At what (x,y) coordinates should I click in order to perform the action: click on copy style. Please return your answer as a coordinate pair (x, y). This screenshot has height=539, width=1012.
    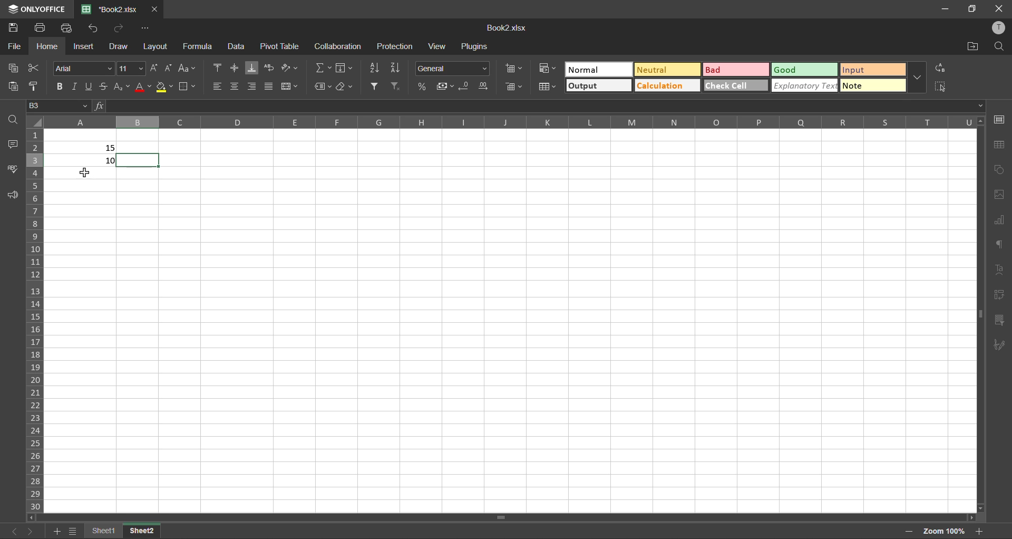
    Looking at the image, I should click on (31, 86).